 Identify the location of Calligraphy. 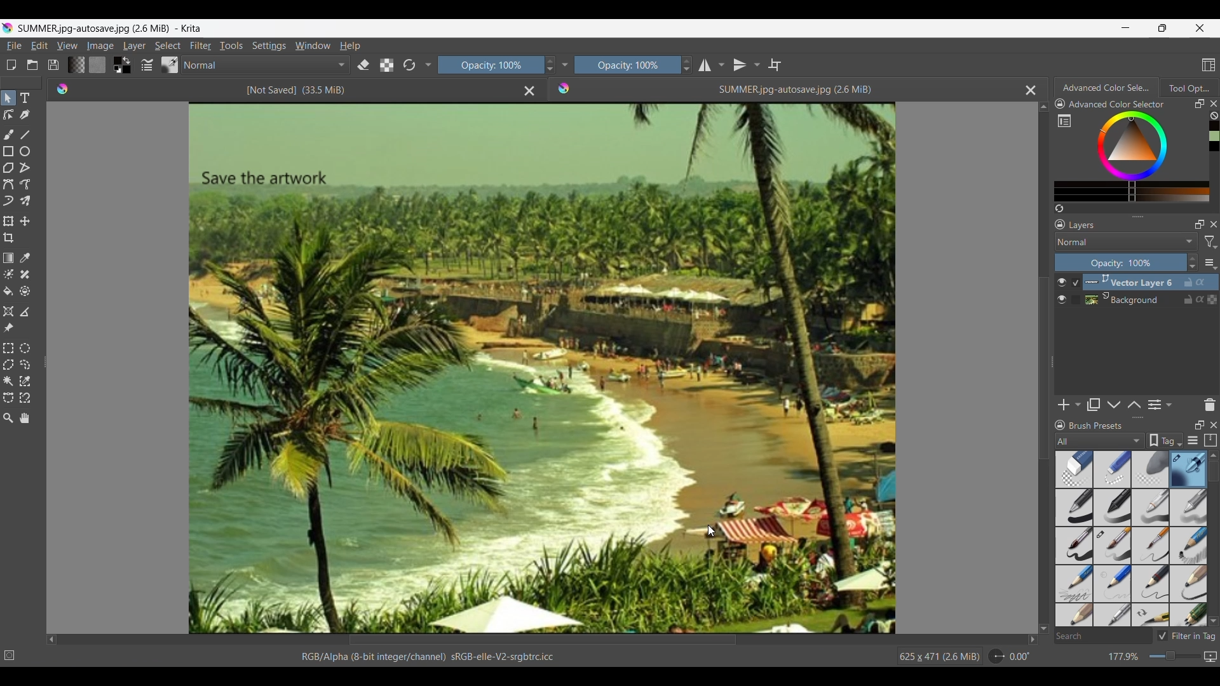
(25, 116).